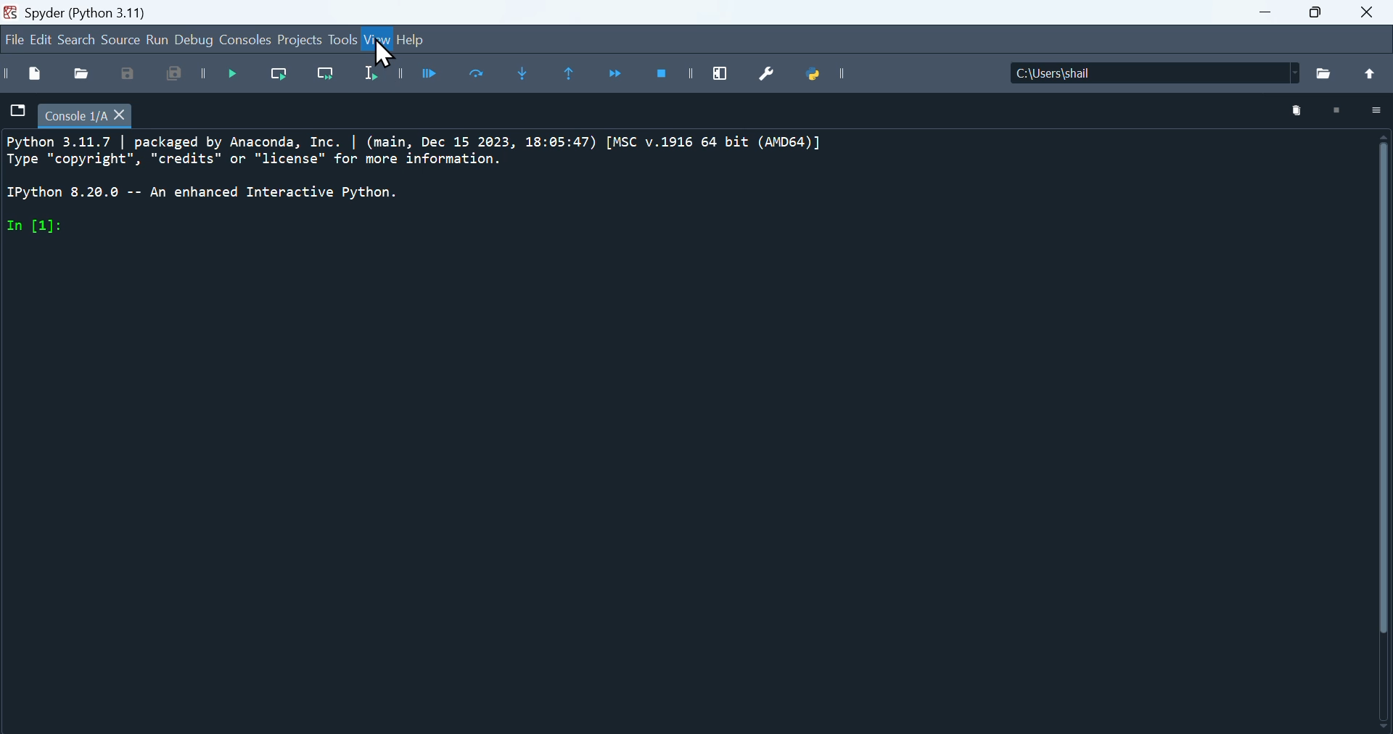  What do you see at coordinates (80, 39) in the screenshot?
I see `Search` at bounding box center [80, 39].